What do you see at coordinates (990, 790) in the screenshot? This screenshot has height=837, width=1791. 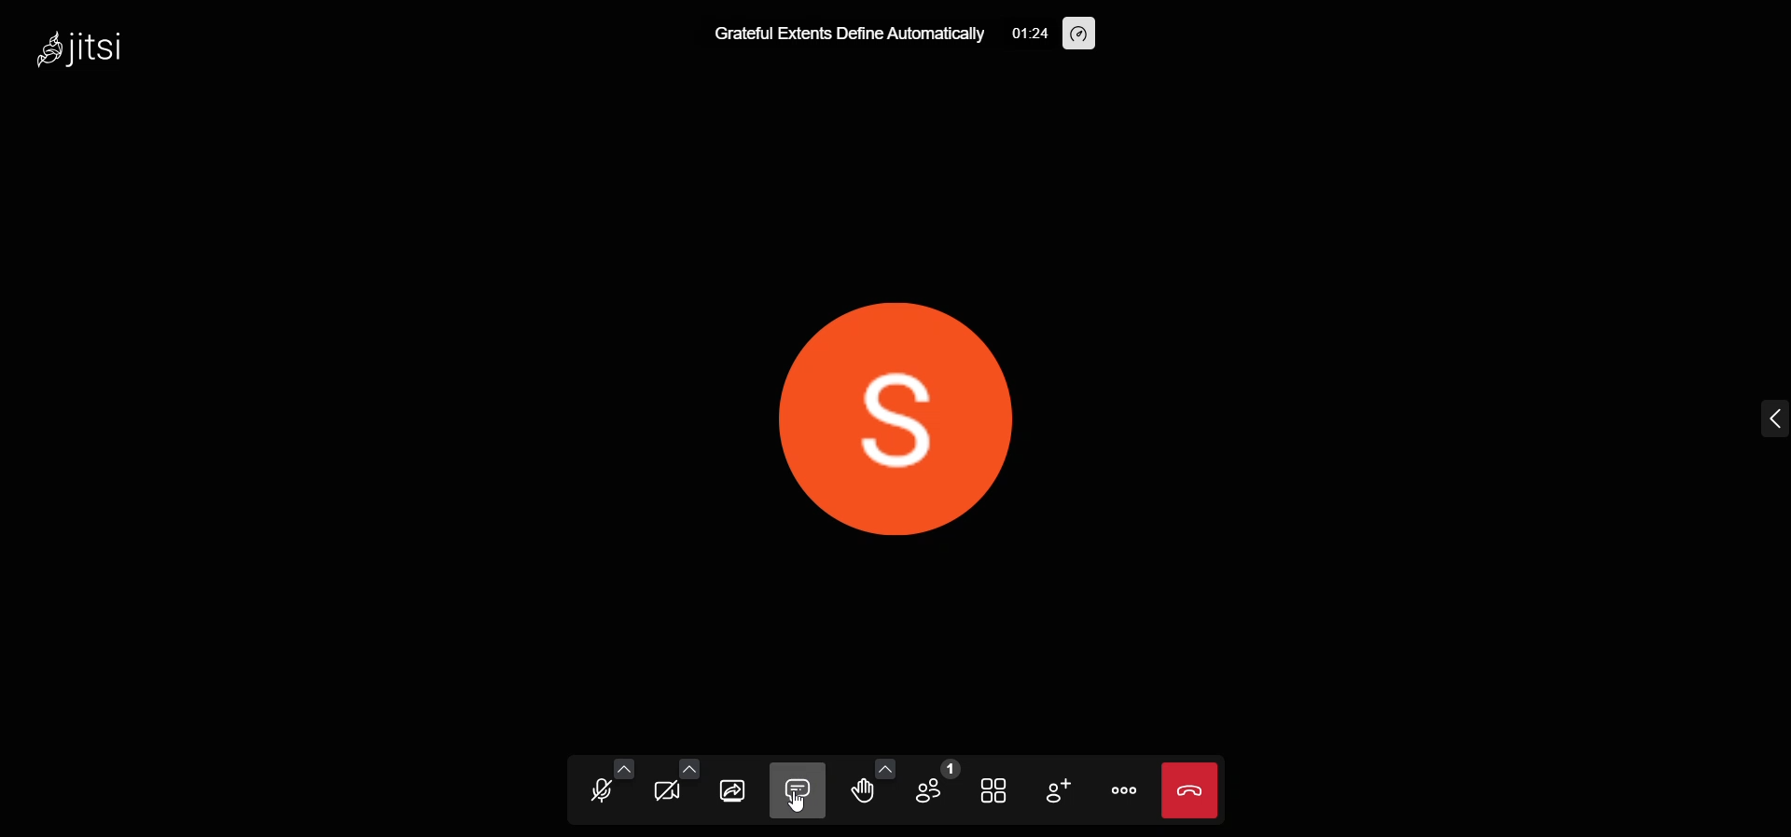 I see `tile view` at bounding box center [990, 790].